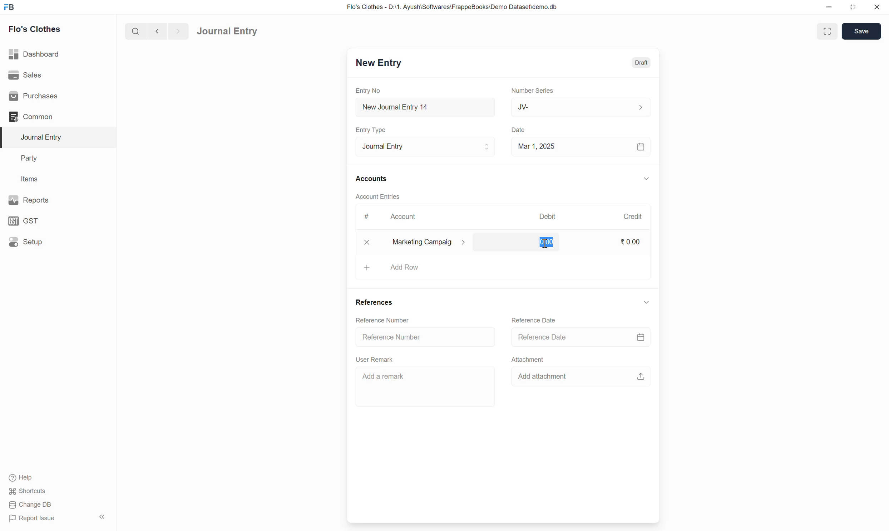 The width and height of the screenshot is (889, 531). Describe the element at coordinates (367, 267) in the screenshot. I see `+` at that location.